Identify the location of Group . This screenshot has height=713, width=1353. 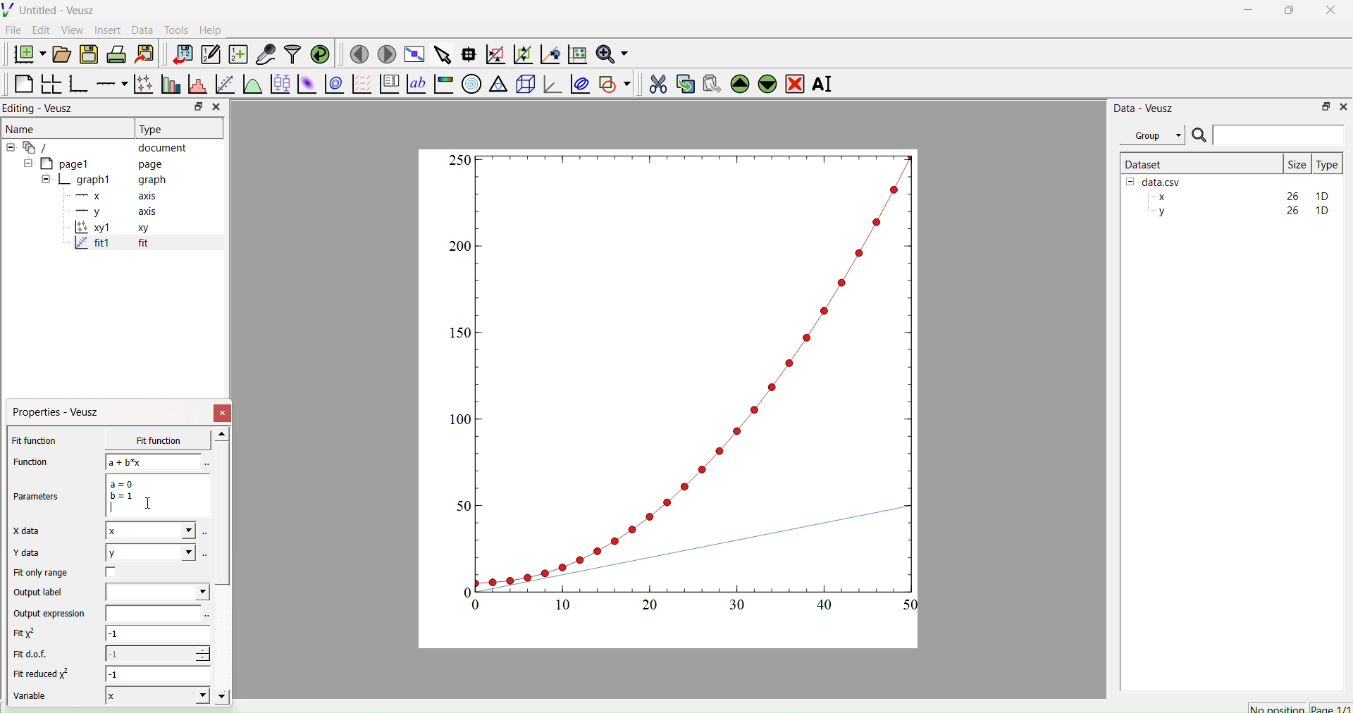
(1151, 135).